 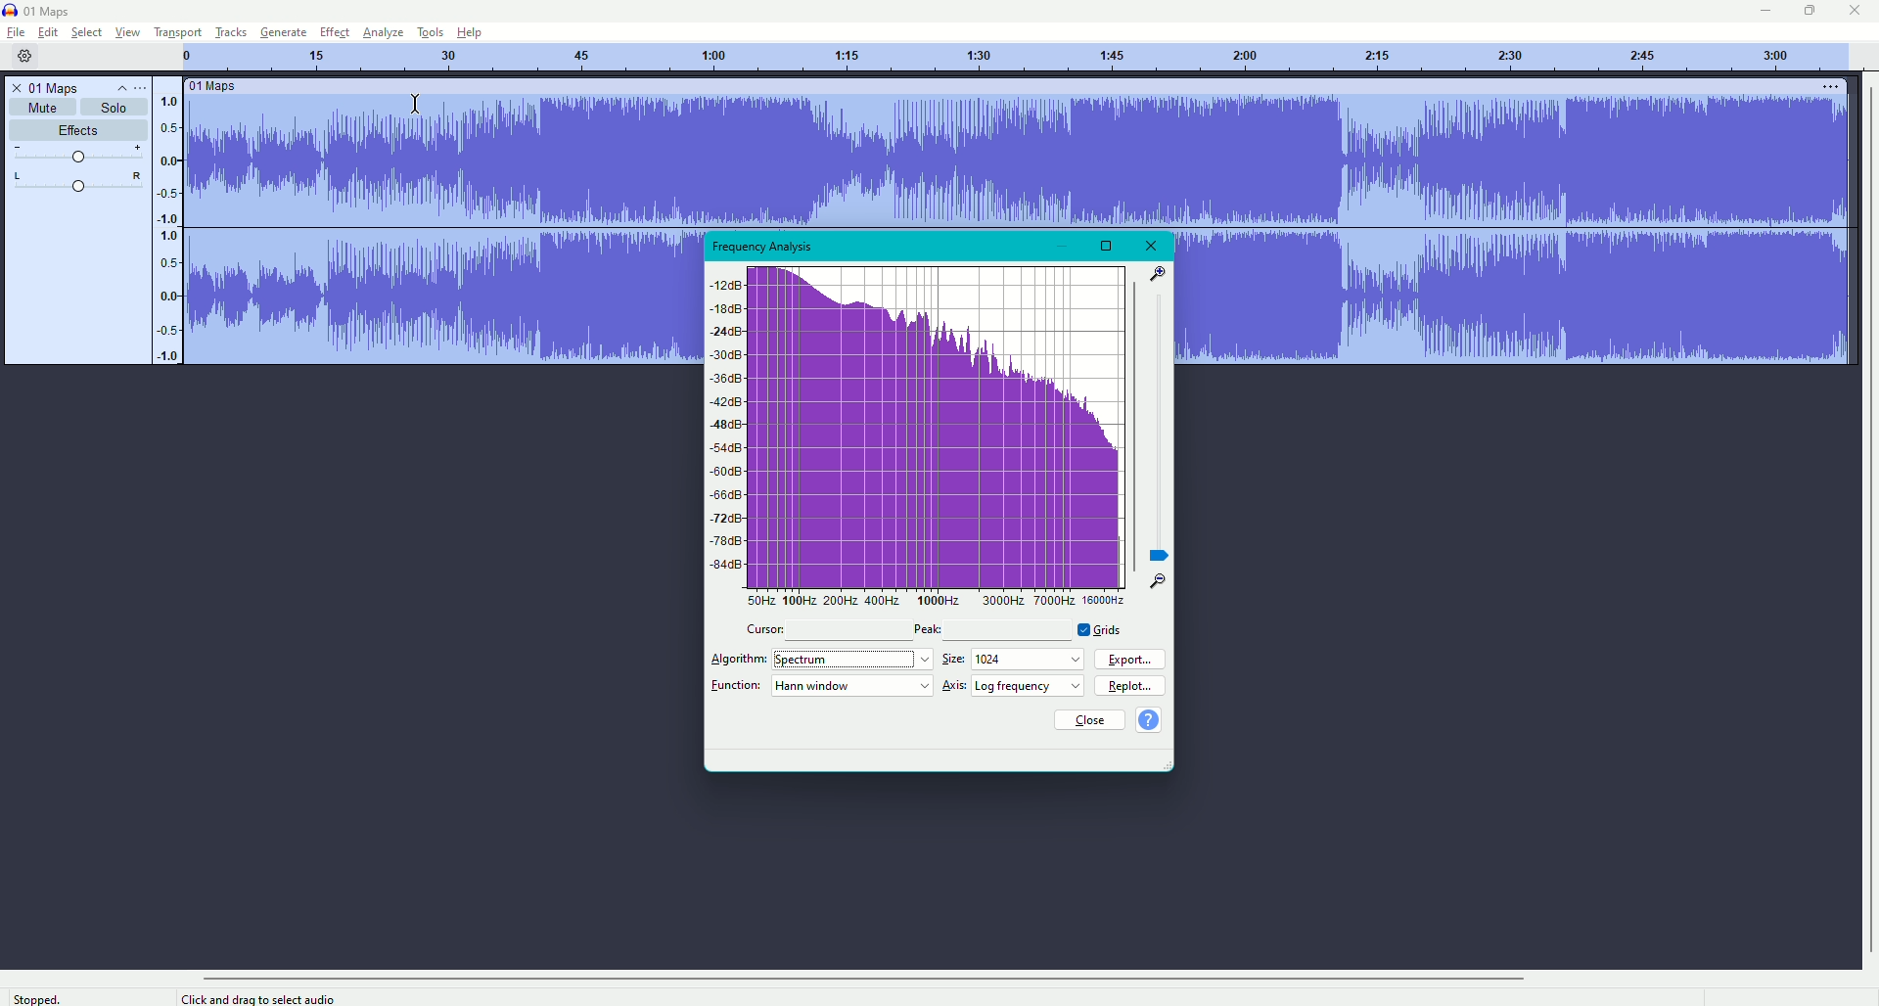 What do you see at coordinates (925, 436) in the screenshot?
I see `Graph` at bounding box center [925, 436].